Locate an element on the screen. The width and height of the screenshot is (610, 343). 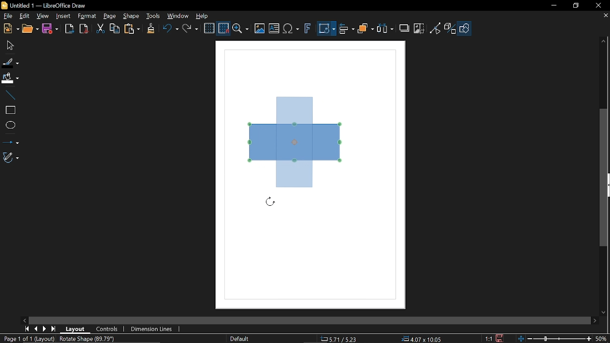
Undo is located at coordinates (169, 30).